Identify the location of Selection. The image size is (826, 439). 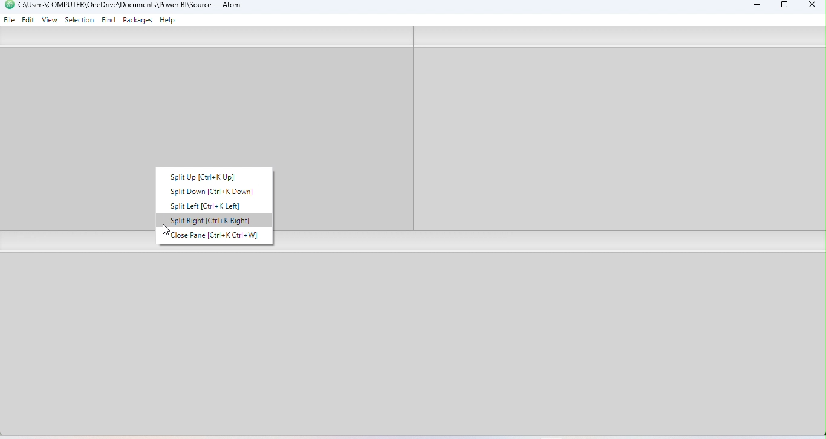
(79, 20).